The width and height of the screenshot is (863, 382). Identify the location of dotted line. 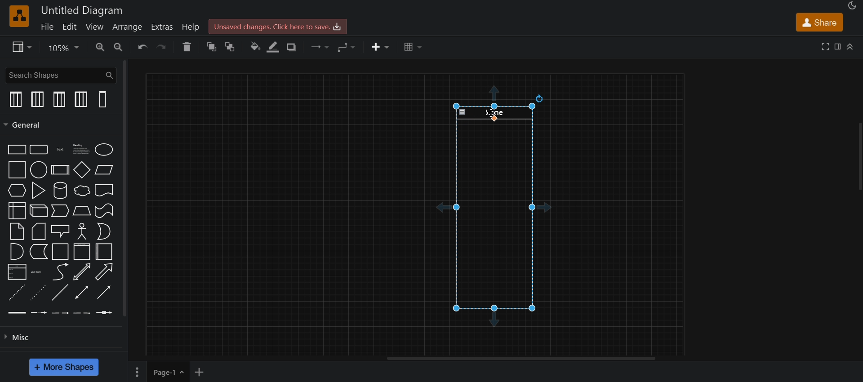
(38, 294).